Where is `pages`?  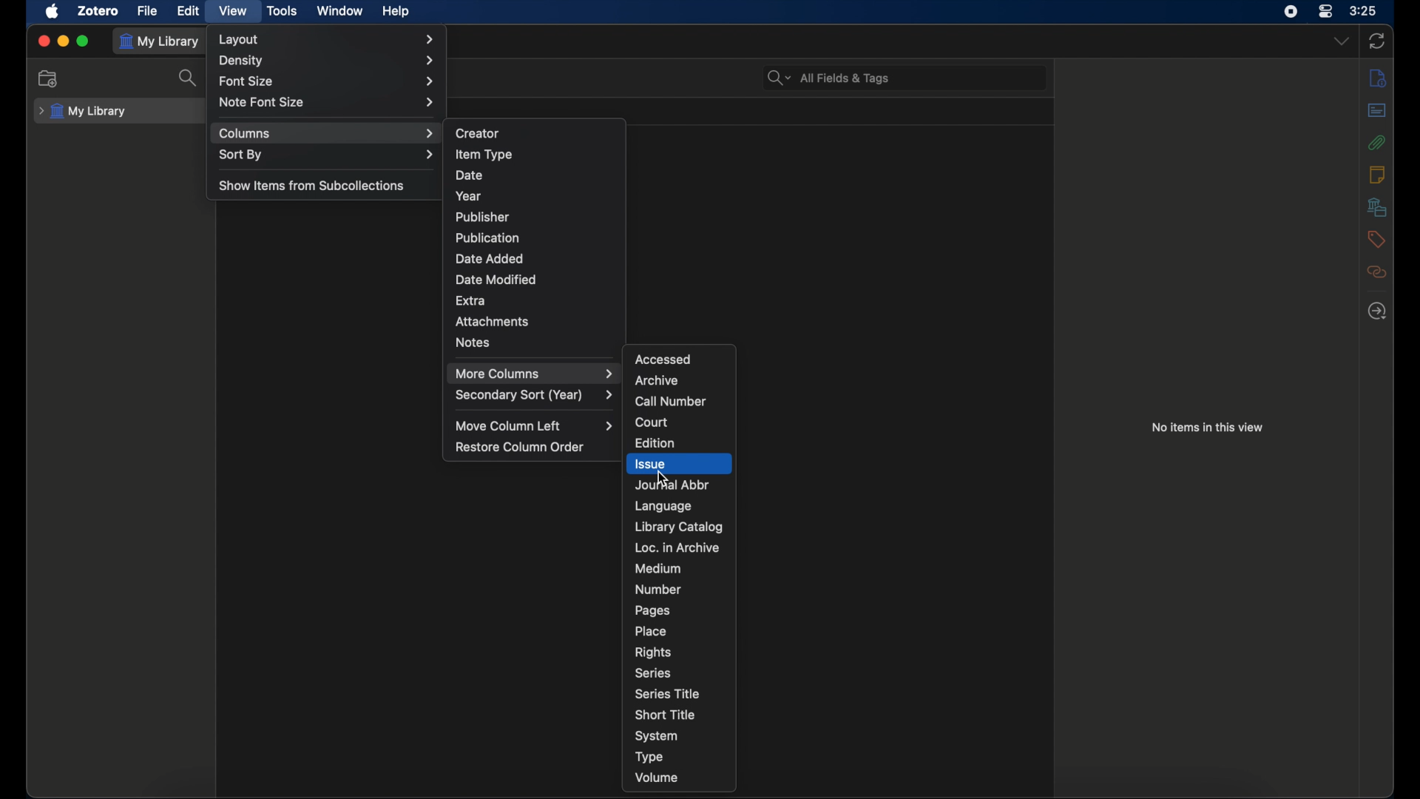 pages is located at coordinates (653, 610).